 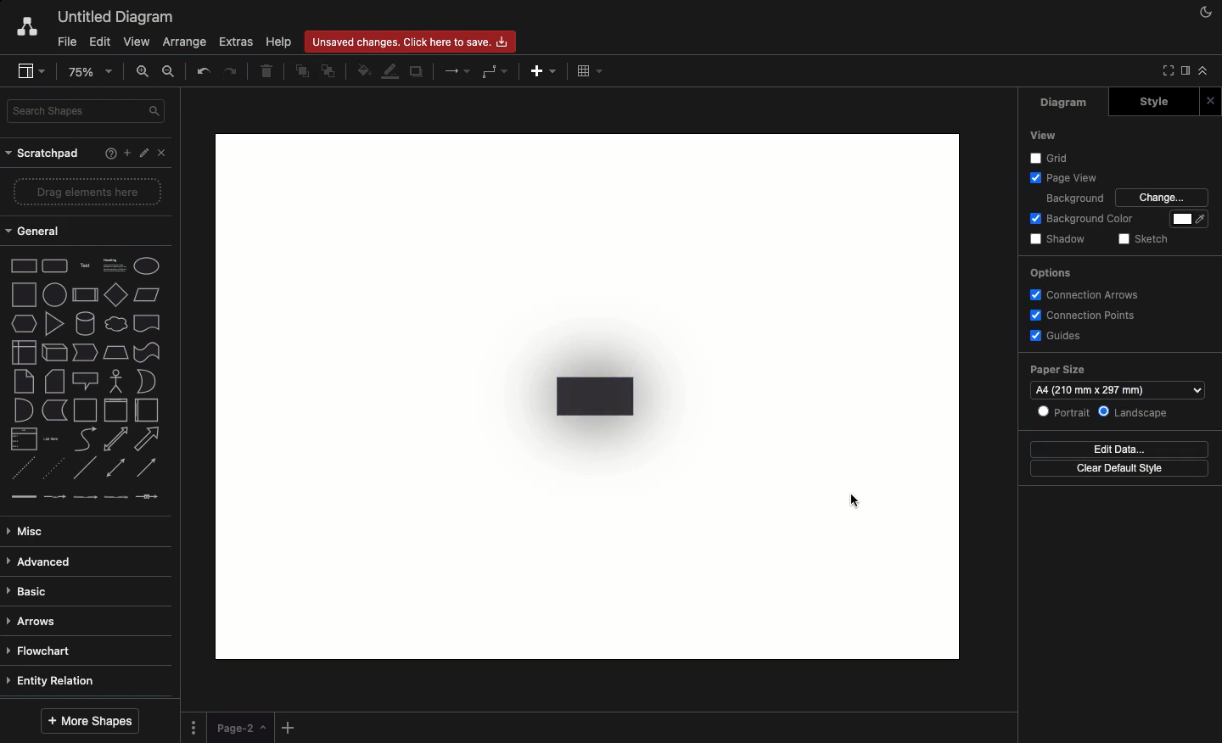 What do you see at coordinates (142, 153) in the screenshot?
I see `Edit` at bounding box center [142, 153].